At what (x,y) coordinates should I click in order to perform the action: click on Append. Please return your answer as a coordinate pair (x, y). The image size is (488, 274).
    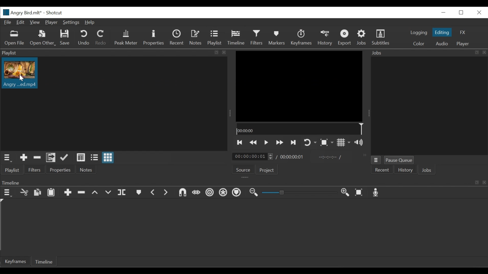
    Looking at the image, I should click on (65, 158).